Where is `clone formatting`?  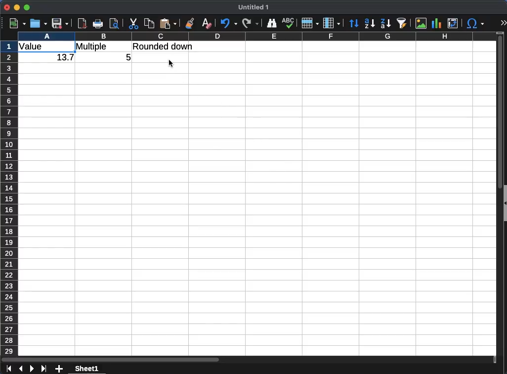
clone formatting is located at coordinates (190, 23).